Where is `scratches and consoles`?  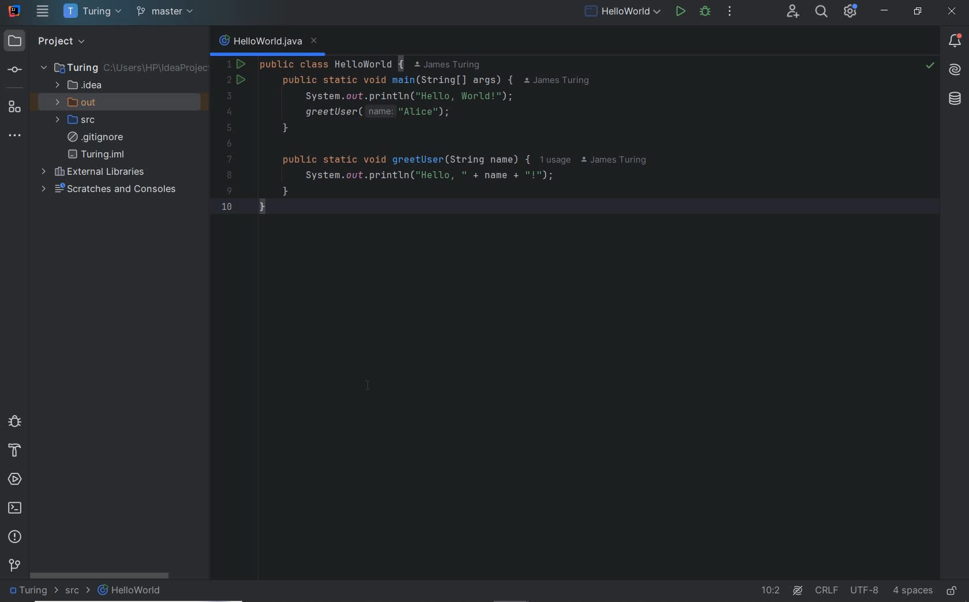
scratches and consoles is located at coordinates (111, 189).